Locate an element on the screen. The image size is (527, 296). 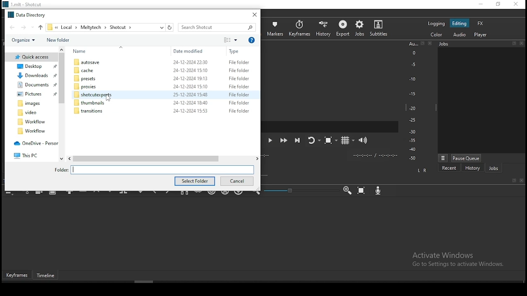
local folder is located at coordinates (31, 104).